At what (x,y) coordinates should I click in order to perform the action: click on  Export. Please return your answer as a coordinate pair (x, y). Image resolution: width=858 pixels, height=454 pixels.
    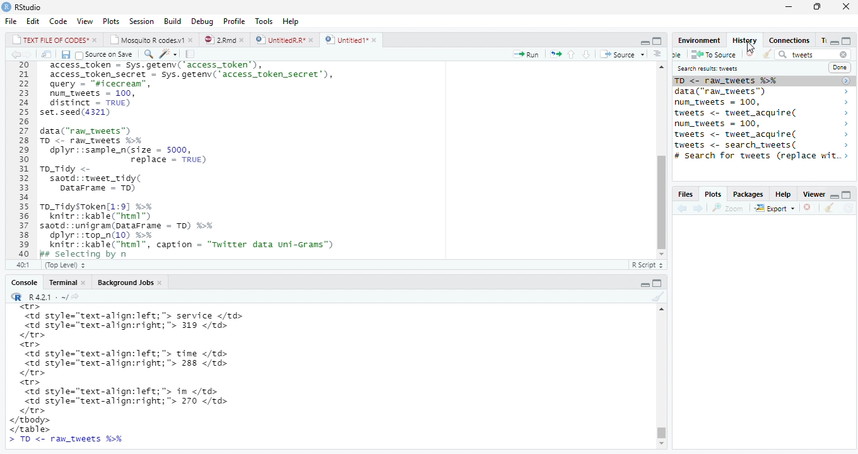
    Looking at the image, I should click on (777, 209).